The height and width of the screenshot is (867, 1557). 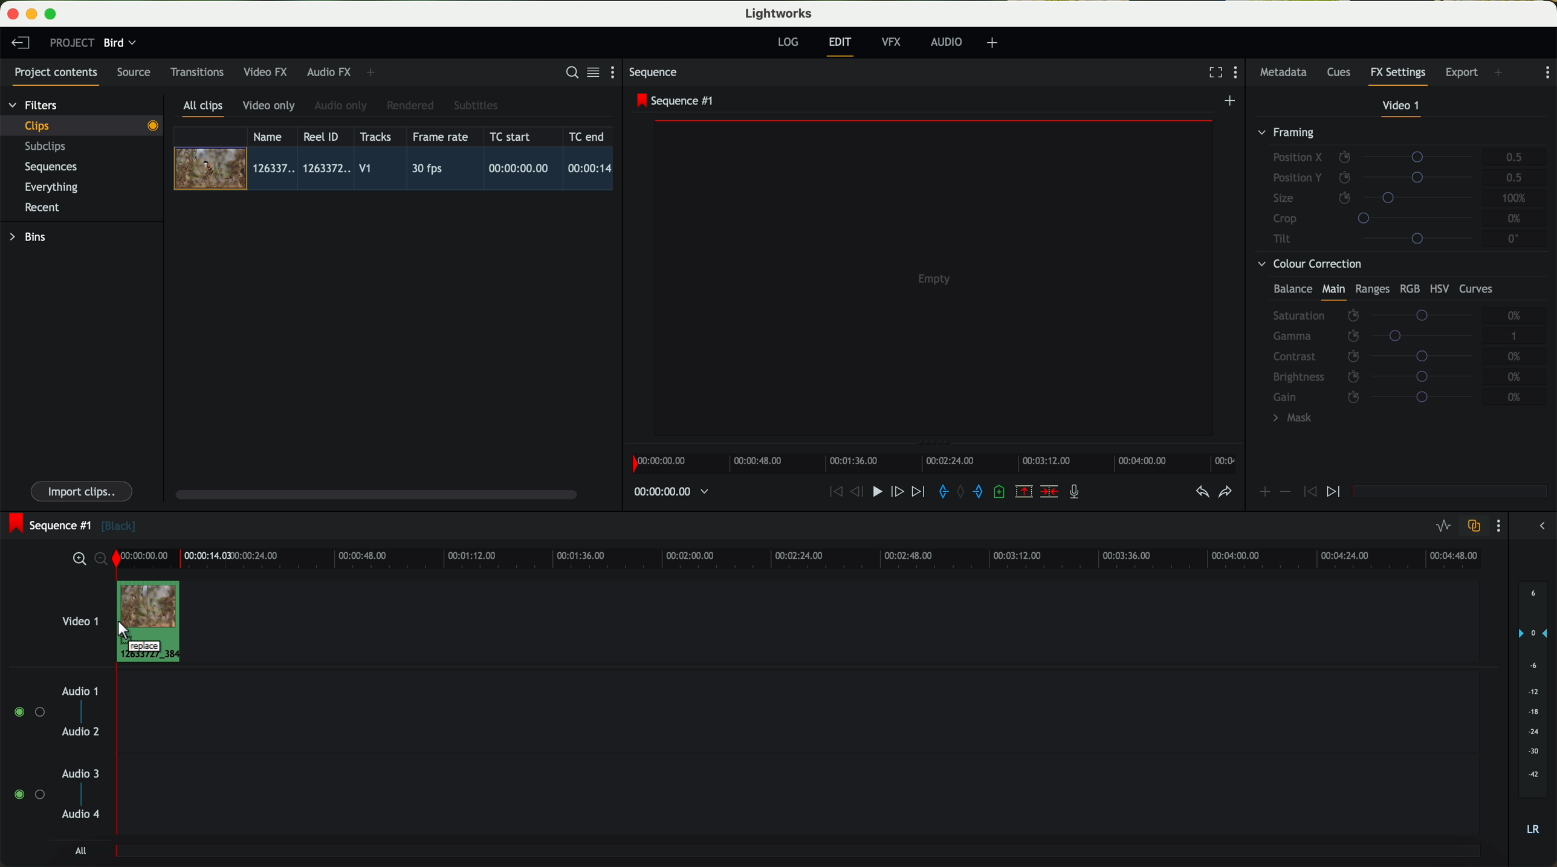 I want to click on 1, so click(x=1515, y=337).